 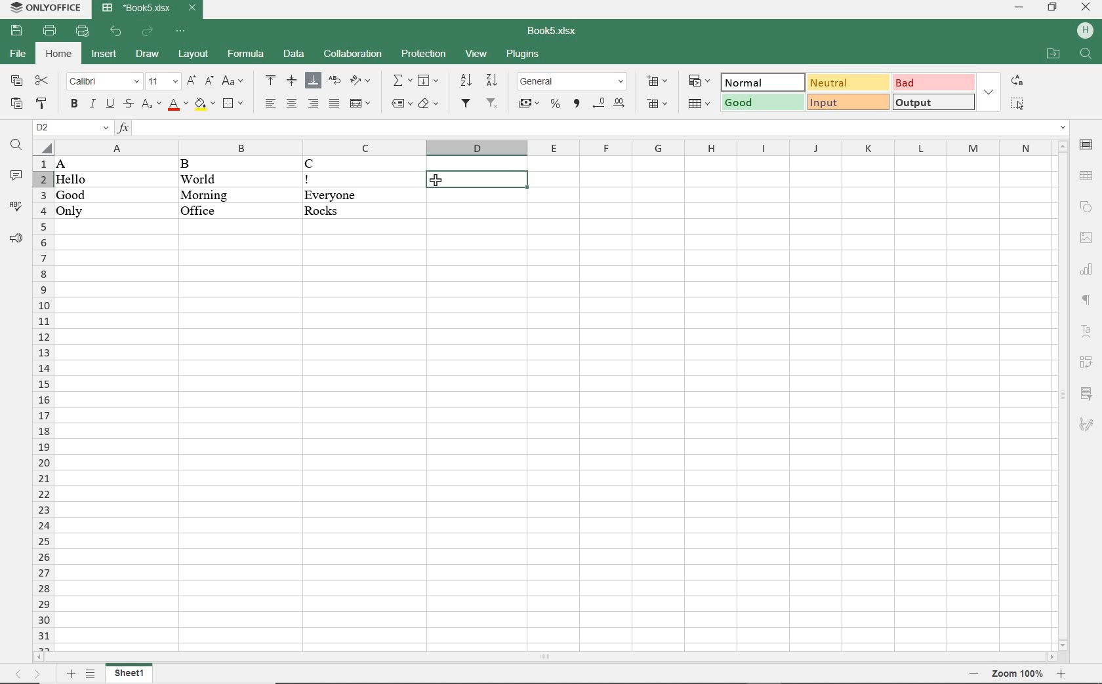 What do you see at coordinates (150, 106) in the screenshot?
I see `subscript/superscript` at bounding box center [150, 106].